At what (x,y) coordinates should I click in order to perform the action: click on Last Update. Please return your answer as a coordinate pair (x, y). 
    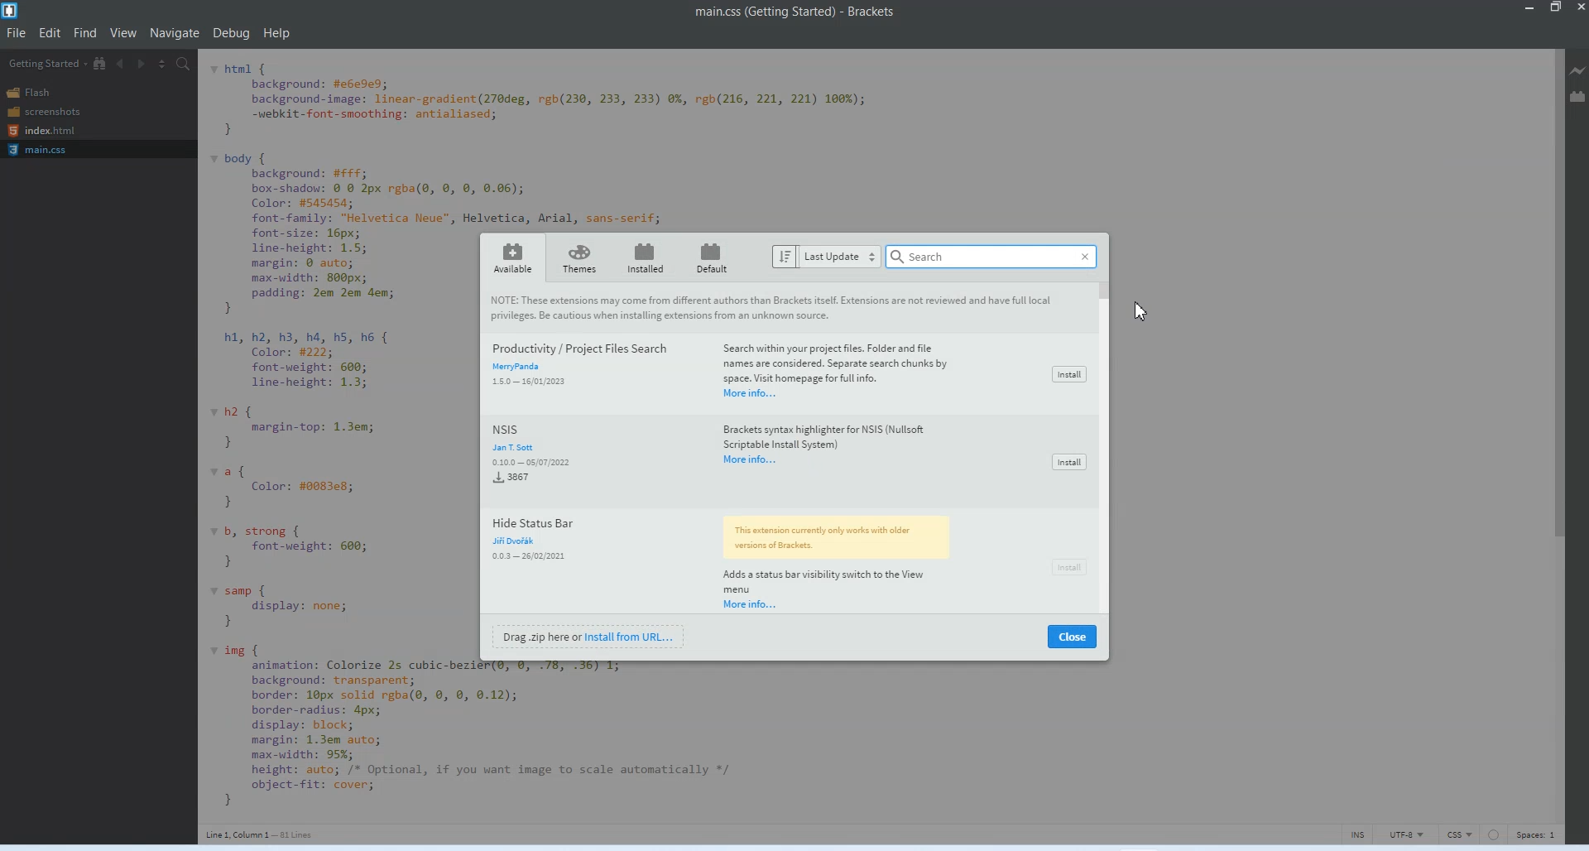
    Looking at the image, I should click on (824, 257).